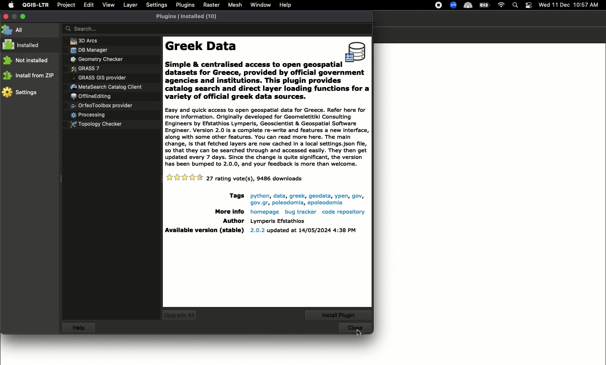 The width and height of the screenshot is (606, 365). Describe the element at coordinates (277, 220) in the screenshot. I see `tezt` at that location.